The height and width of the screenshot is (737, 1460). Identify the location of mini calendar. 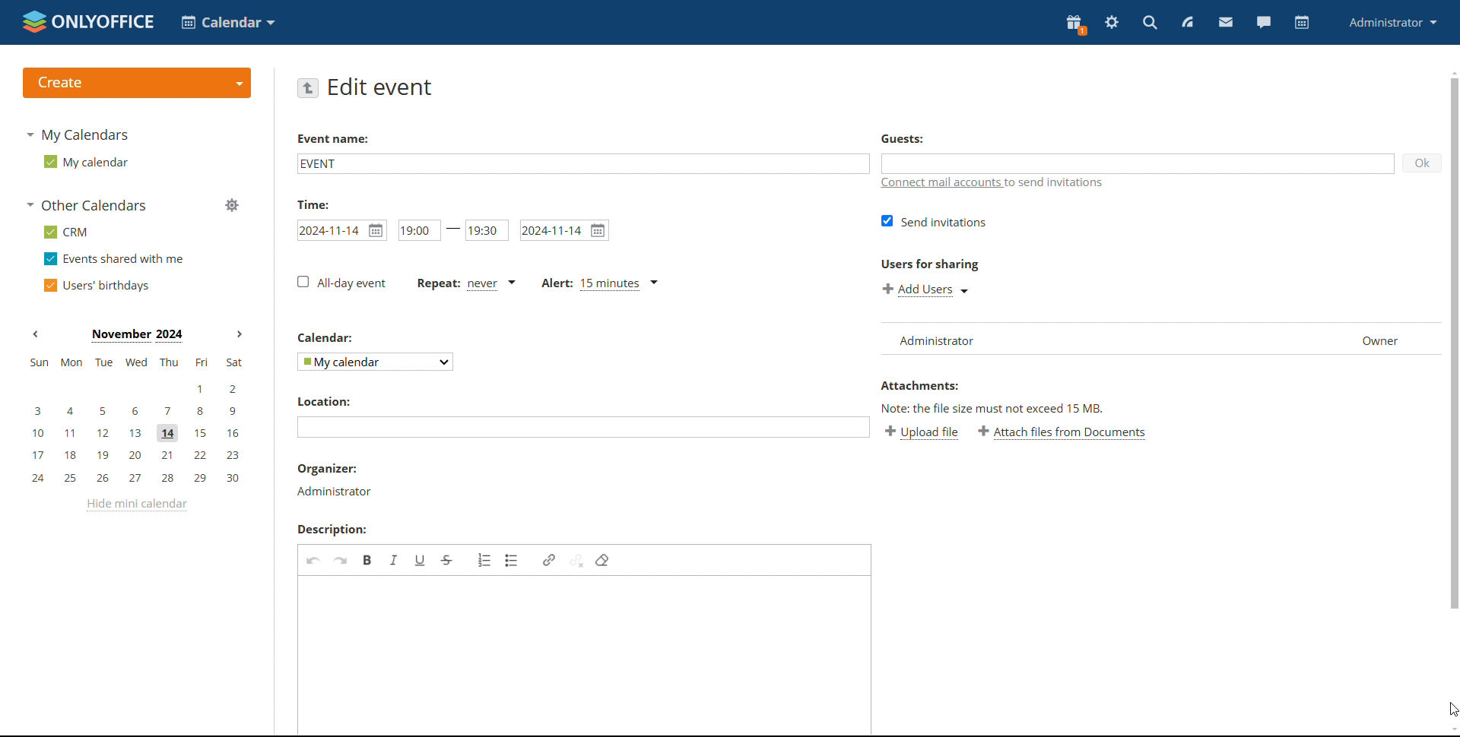
(136, 421).